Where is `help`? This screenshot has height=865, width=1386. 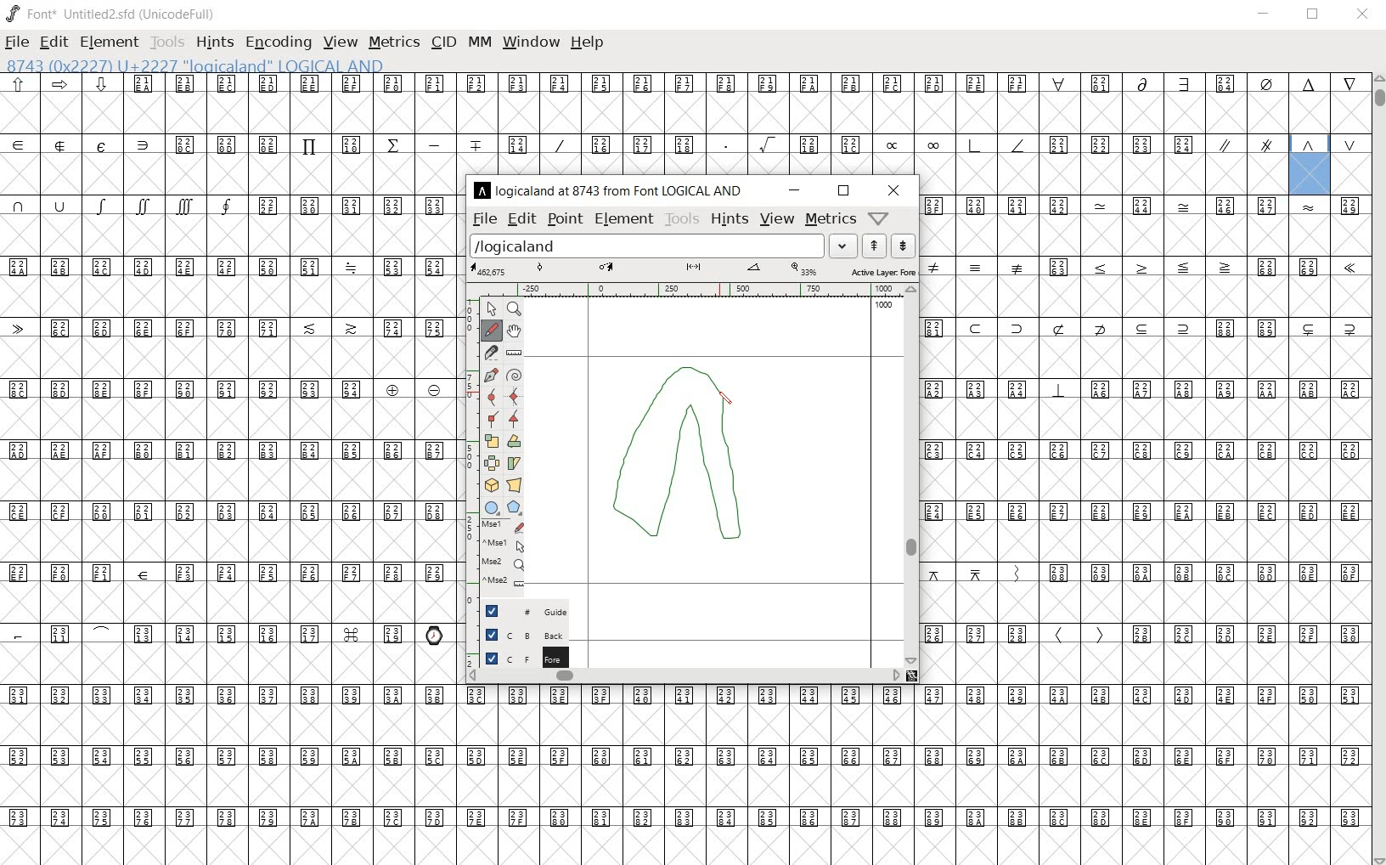 help is located at coordinates (587, 43).